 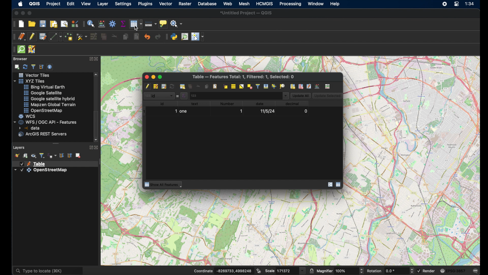 I want to click on switched mouse to a configurable pointer, so click(x=197, y=37).